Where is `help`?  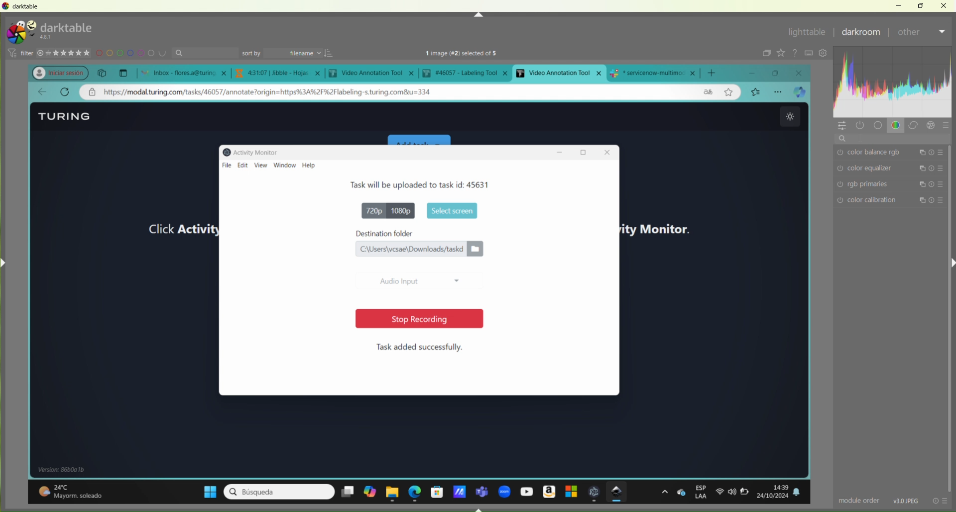 help is located at coordinates (313, 166).